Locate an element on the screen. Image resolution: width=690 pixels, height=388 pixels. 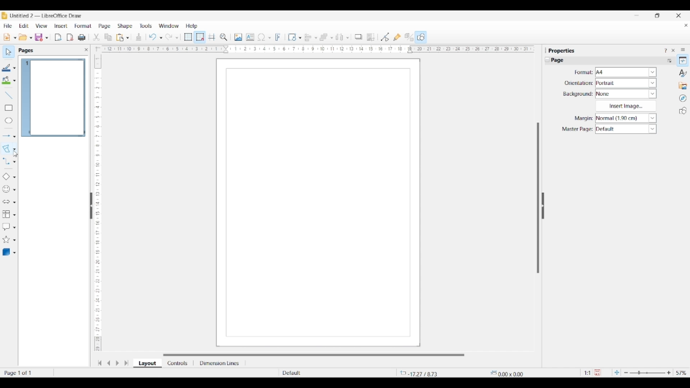
Arrange objects options is located at coordinates (332, 38).